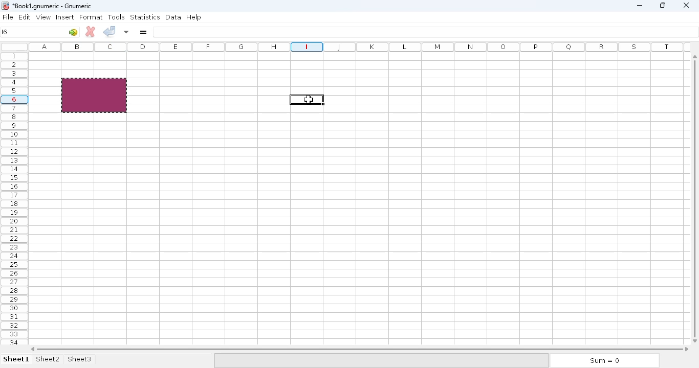 The width and height of the screenshot is (699, 368). What do you see at coordinates (640, 6) in the screenshot?
I see `minimize` at bounding box center [640, 6].